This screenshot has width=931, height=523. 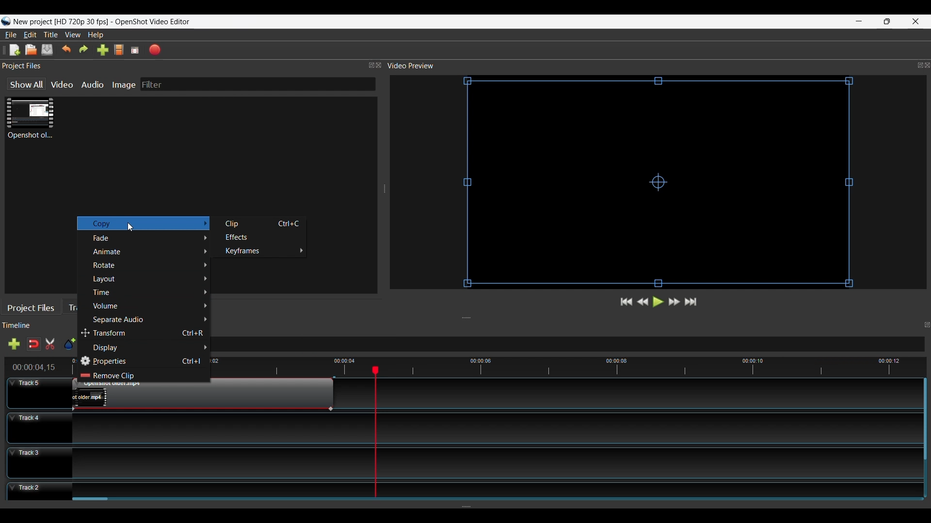 What do you see at coordinates (661, 184) in the screenshot?
I see `Preview Window` at bounding box center [661, 184].